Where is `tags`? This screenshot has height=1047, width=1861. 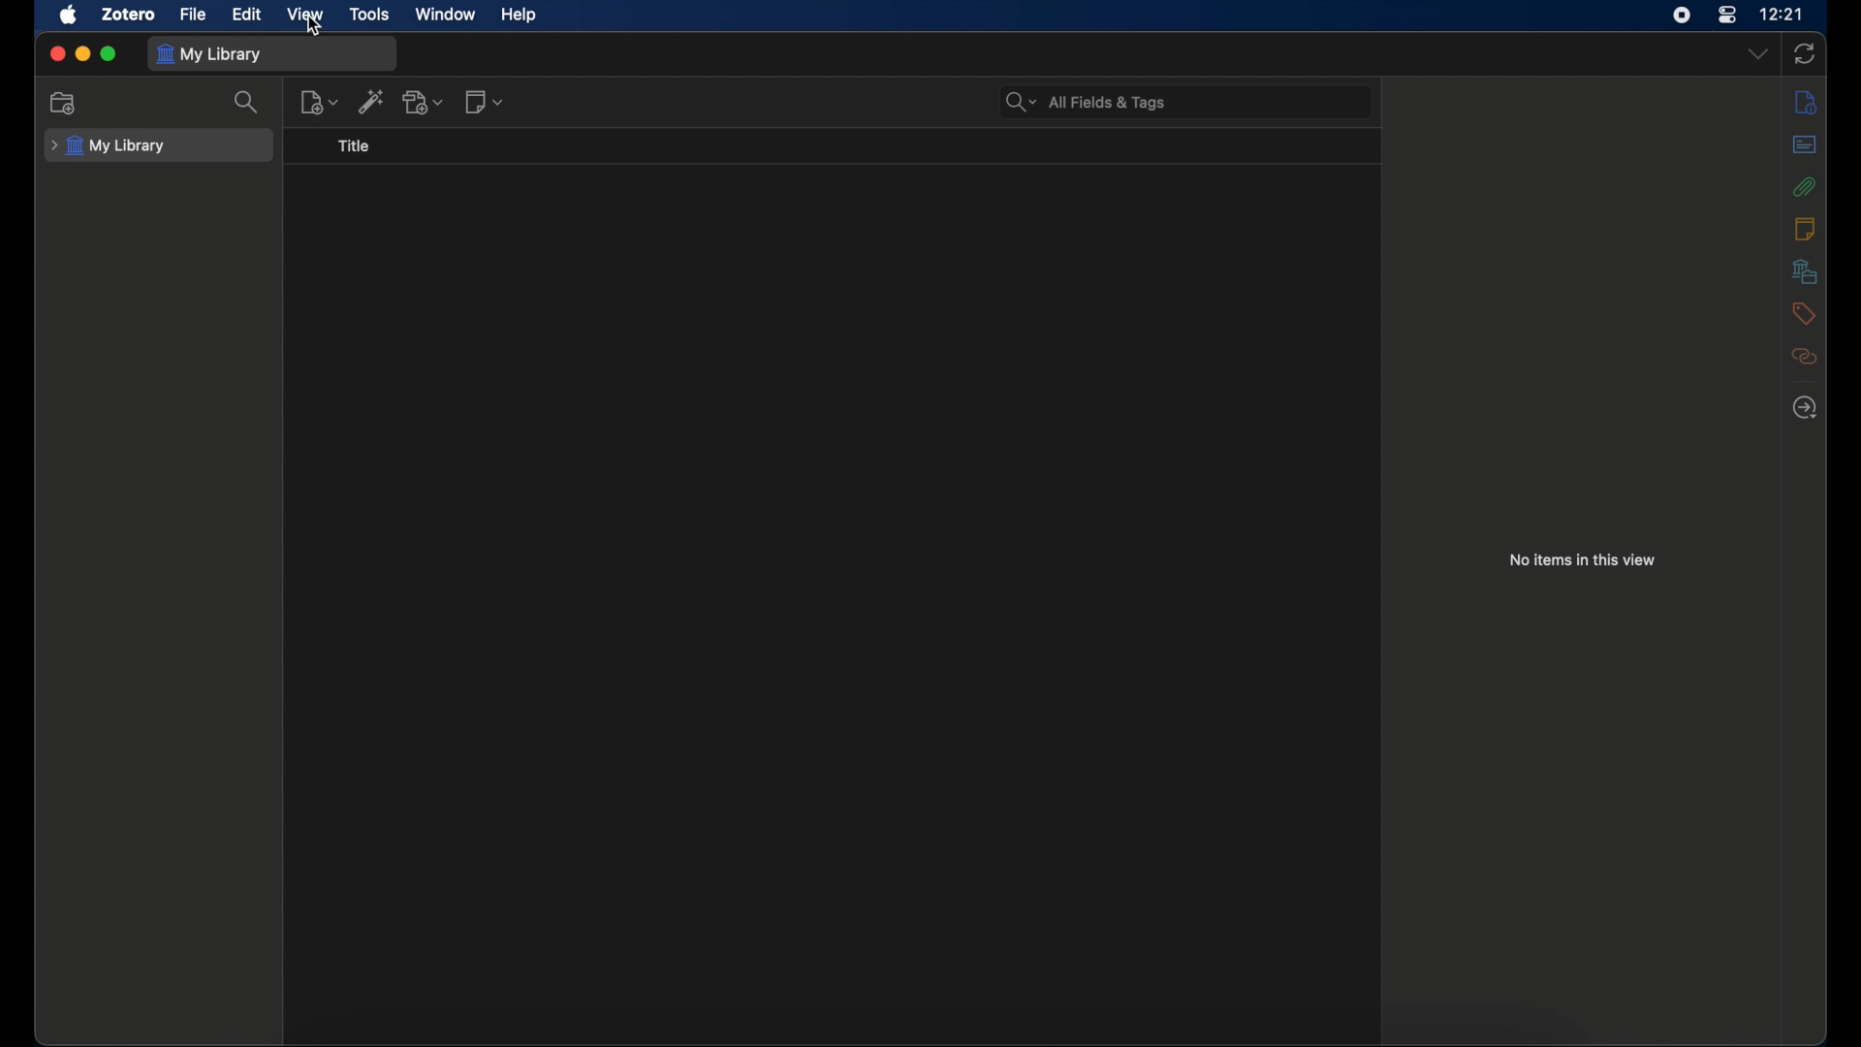 tags is located at coordinates (1803, 313).